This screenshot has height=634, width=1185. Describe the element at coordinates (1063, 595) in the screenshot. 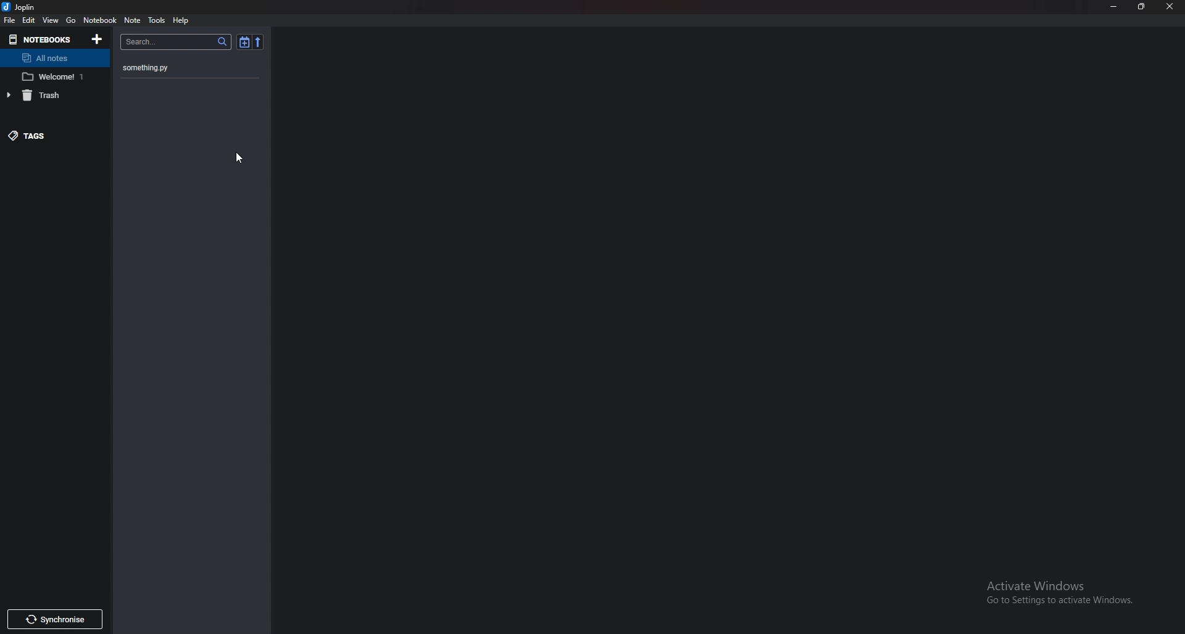

I see `activate windows` at that location.